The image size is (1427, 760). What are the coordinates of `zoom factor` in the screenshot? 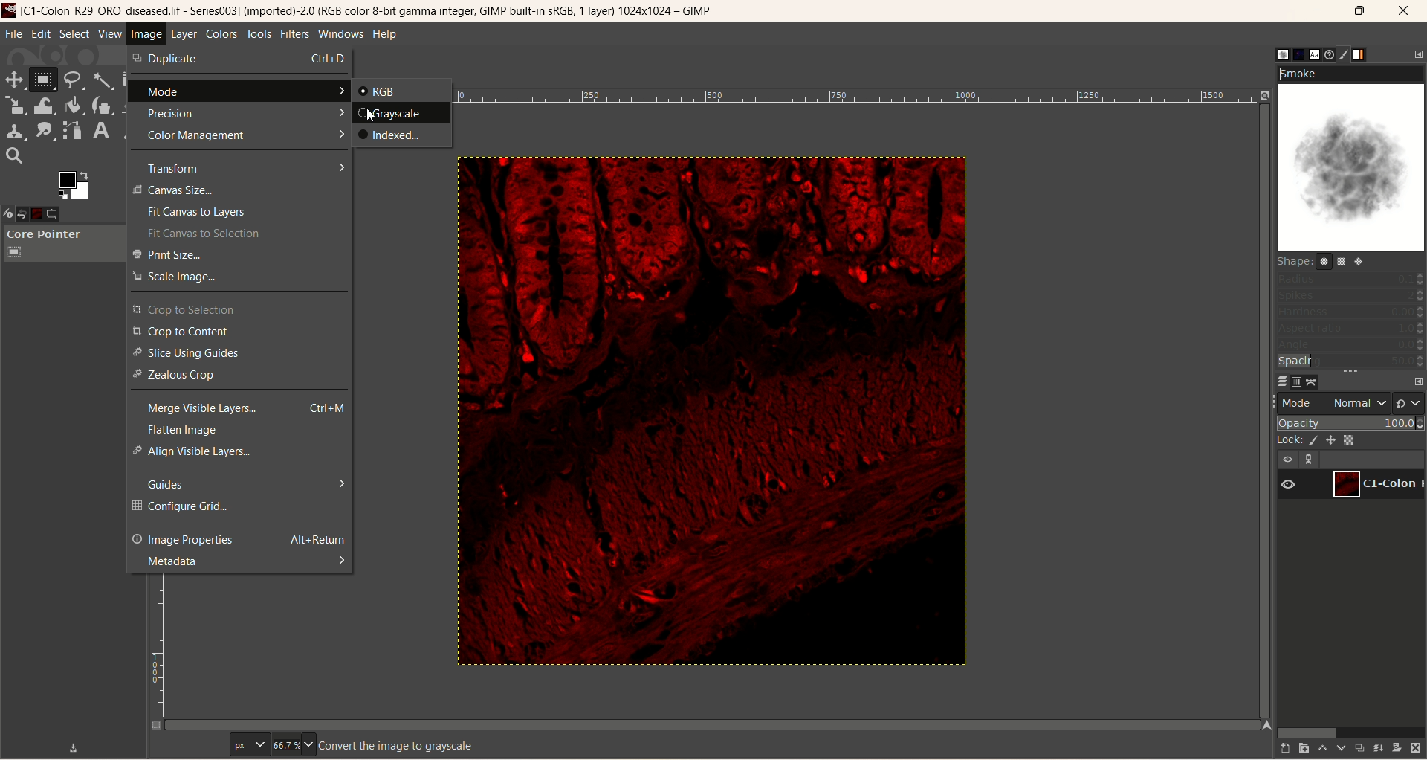 It's located at (295, 745).